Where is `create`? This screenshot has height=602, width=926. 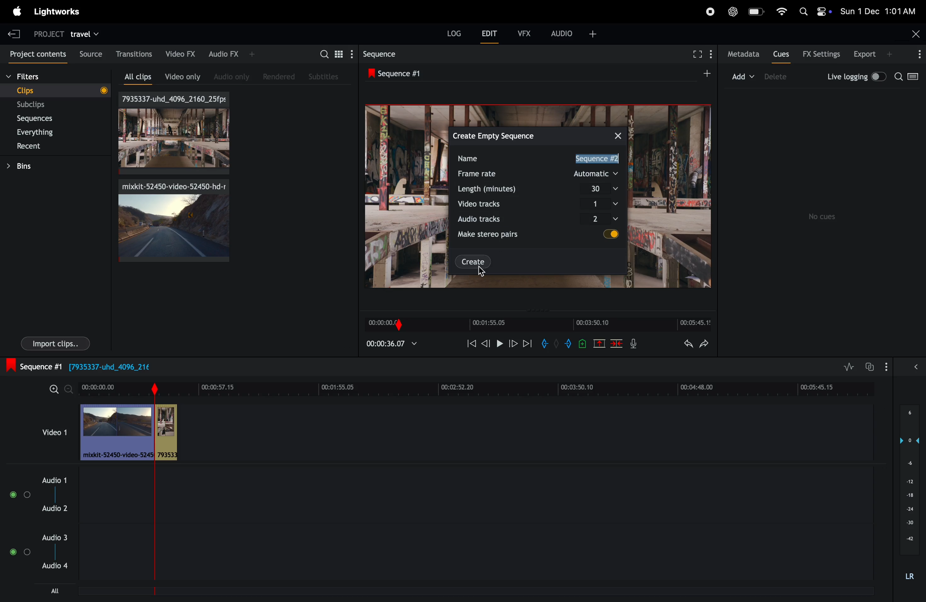 create is located at coordinates (473, 261).